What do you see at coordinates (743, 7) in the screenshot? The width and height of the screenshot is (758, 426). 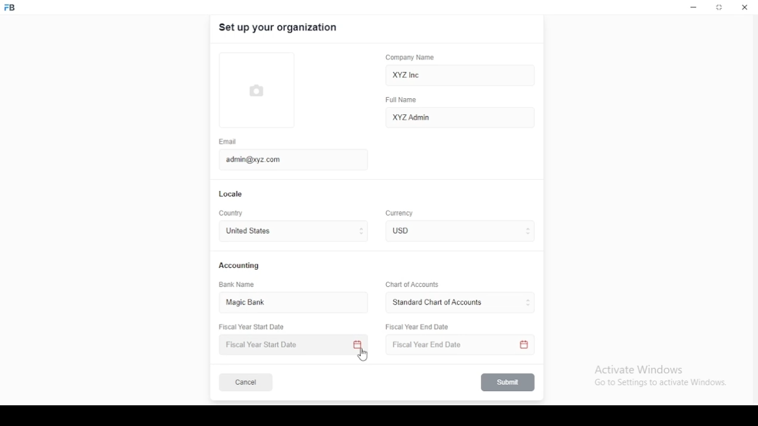 I see `close window` at bounding box center [743, 7].